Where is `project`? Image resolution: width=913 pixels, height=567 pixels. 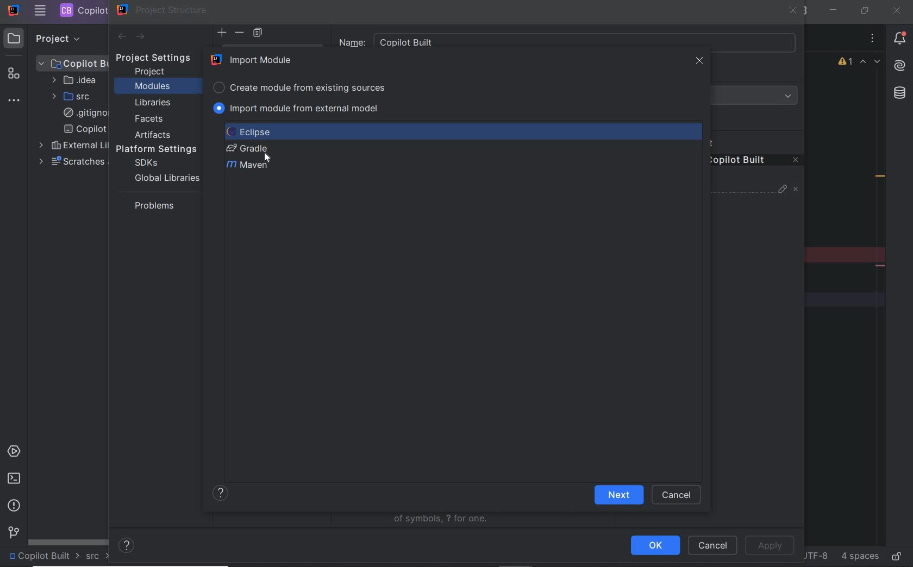 project is located at coordinates (151, 72).